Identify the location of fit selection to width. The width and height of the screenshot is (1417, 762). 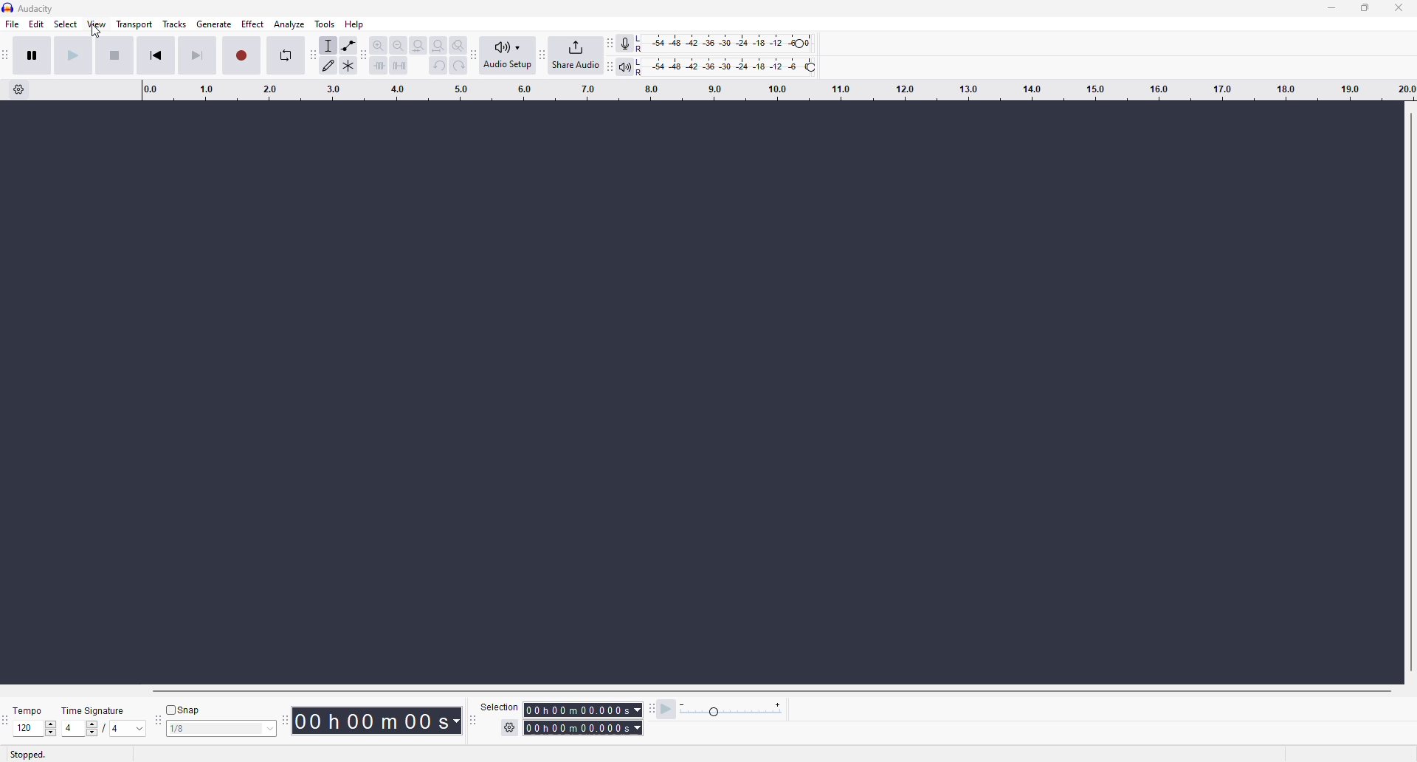
(418, 45).